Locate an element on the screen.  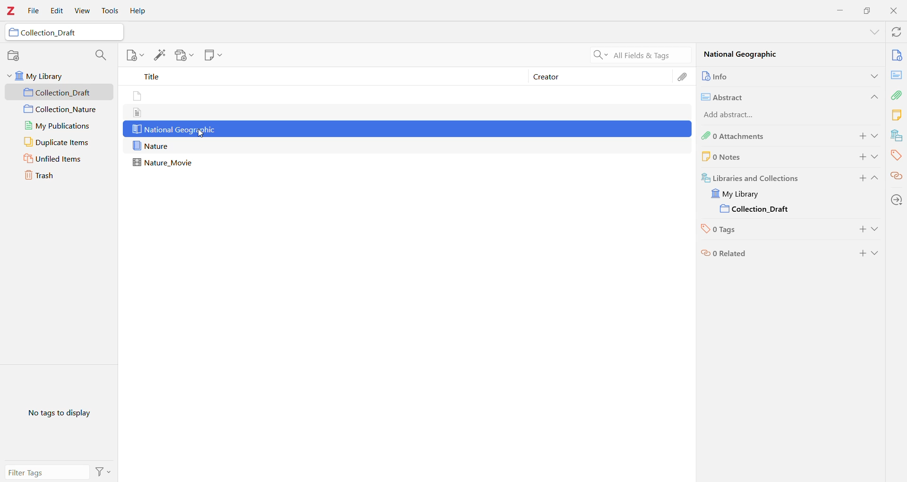
Expand Section is located at coordinates (874, 32).